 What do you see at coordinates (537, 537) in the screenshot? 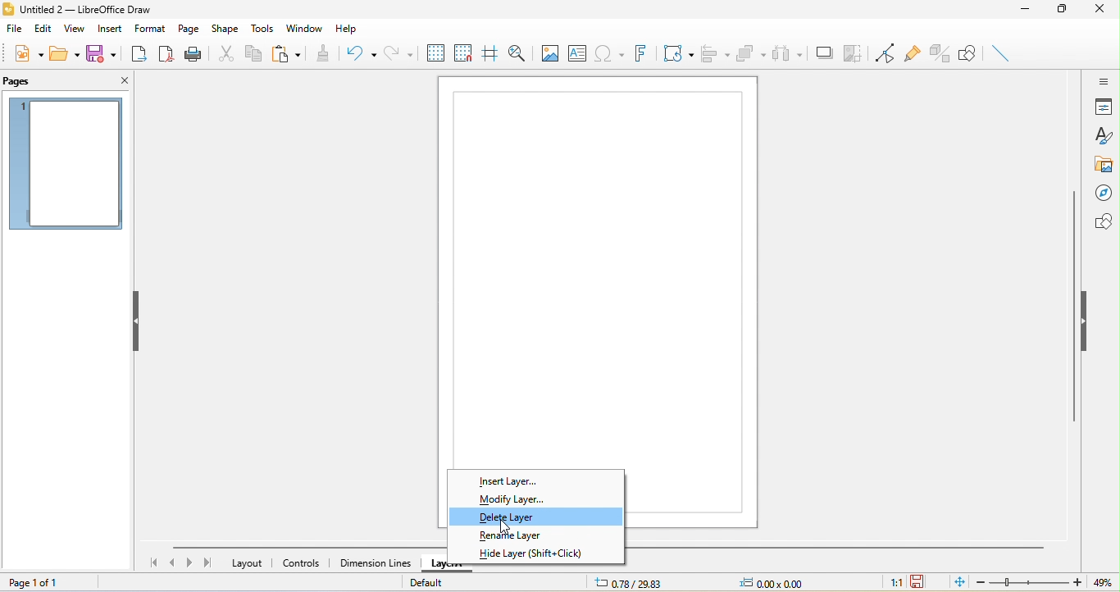
I see `rename layer` at bounding box center [537, 537].